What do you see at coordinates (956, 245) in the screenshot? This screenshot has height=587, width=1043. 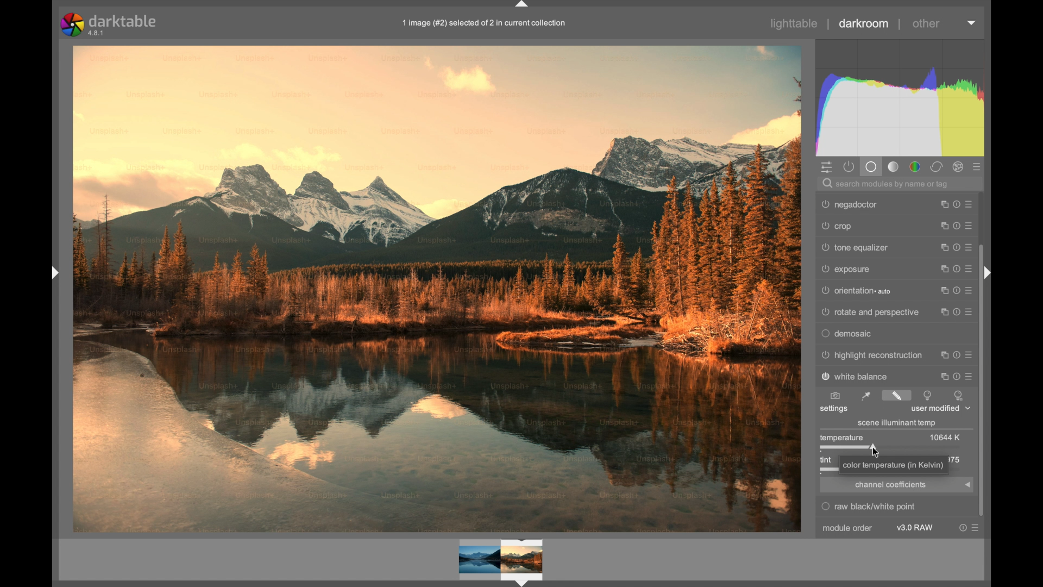 I see `reset parameters` at bounding box center [956, 245].